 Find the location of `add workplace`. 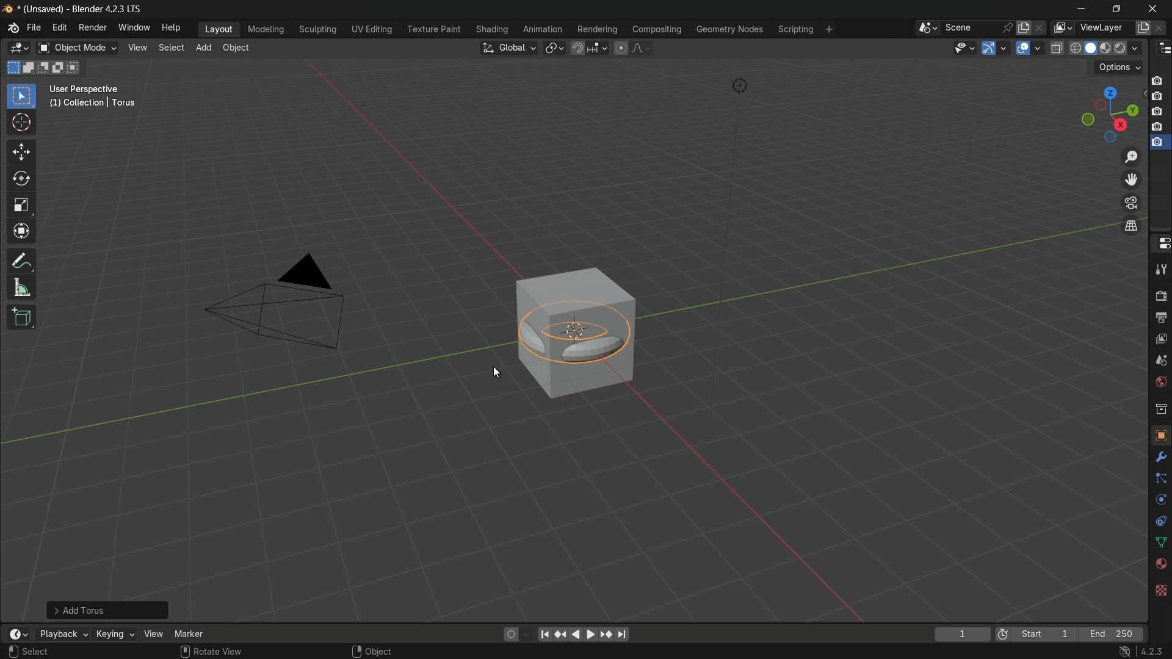

add workplace is located at coordinates (829, 29).